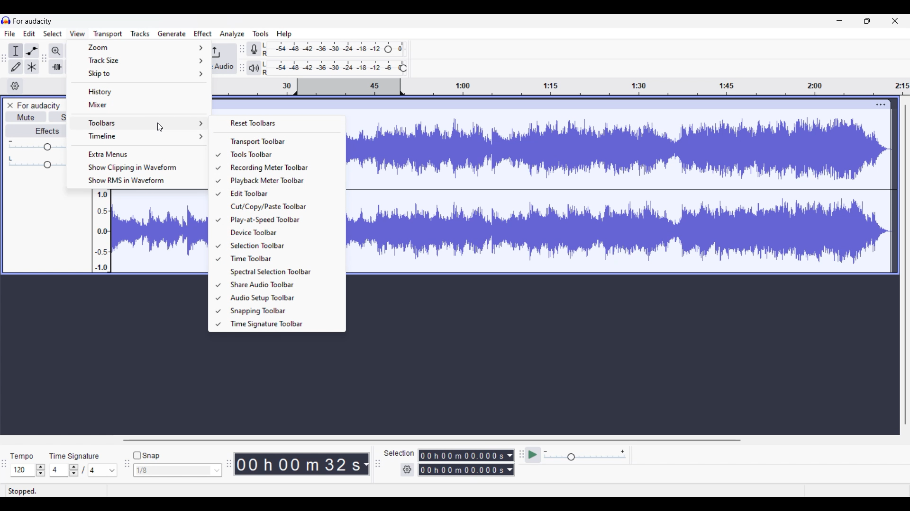 The height and width of the screenshot is (511, 910). Describe the element at coordinates (22, 470) in the screenshot. I see `Input tempo` at that location.